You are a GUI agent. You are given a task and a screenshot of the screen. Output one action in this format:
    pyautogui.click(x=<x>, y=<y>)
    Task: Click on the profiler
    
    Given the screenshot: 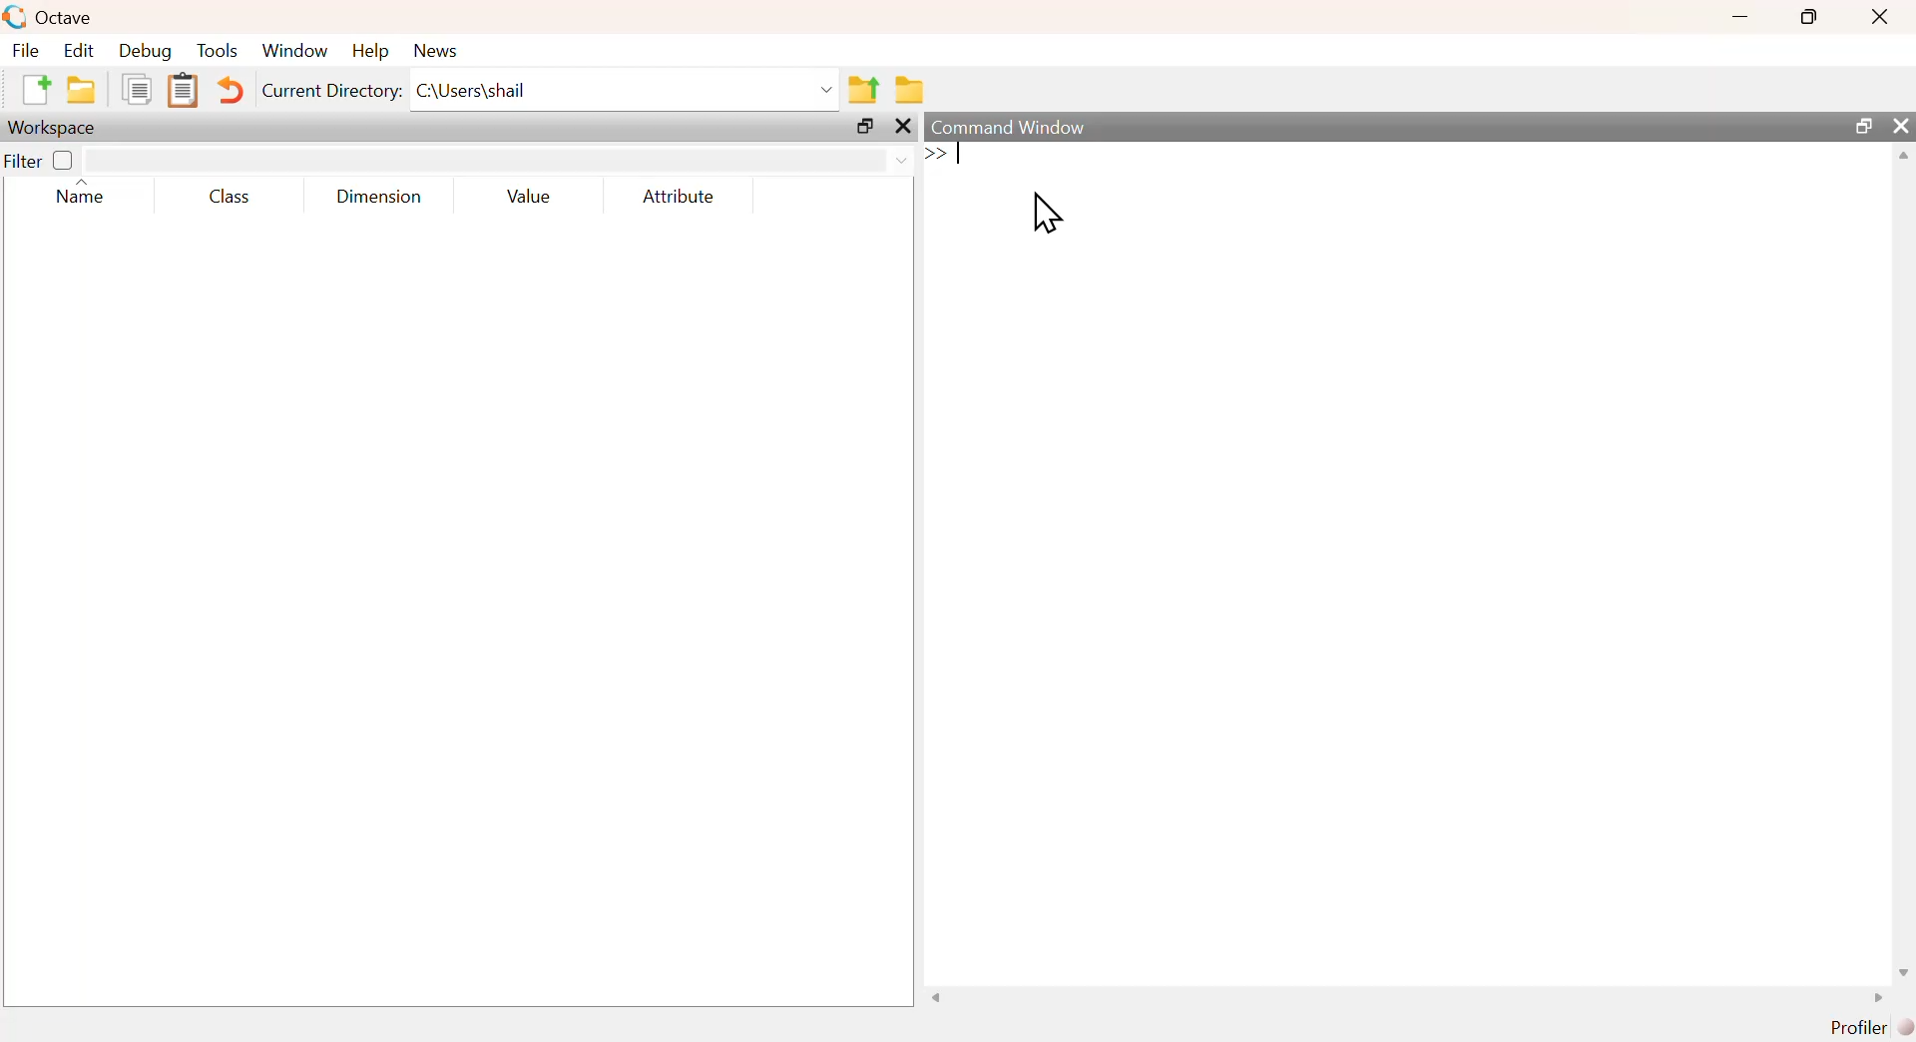 What is the action you would take?
    pyautogui.click(x=1859, y=1027)
    